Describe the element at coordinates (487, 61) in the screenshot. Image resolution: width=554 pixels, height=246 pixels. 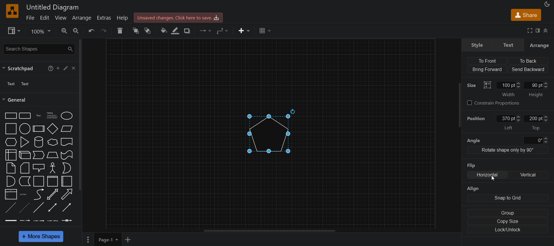
I see `To front` at that location.